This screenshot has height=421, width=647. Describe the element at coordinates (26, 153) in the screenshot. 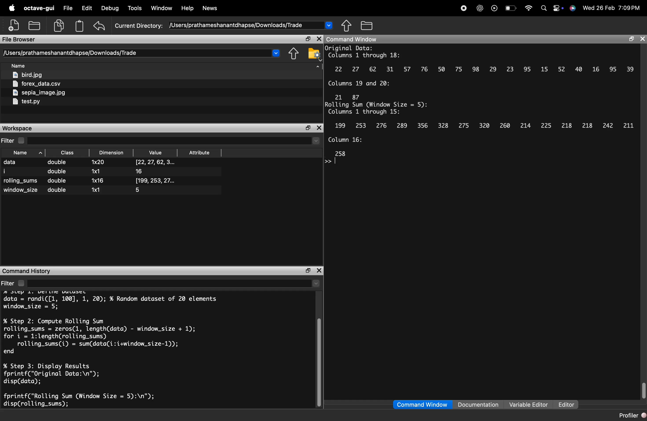

I see `sort by name` at that location.